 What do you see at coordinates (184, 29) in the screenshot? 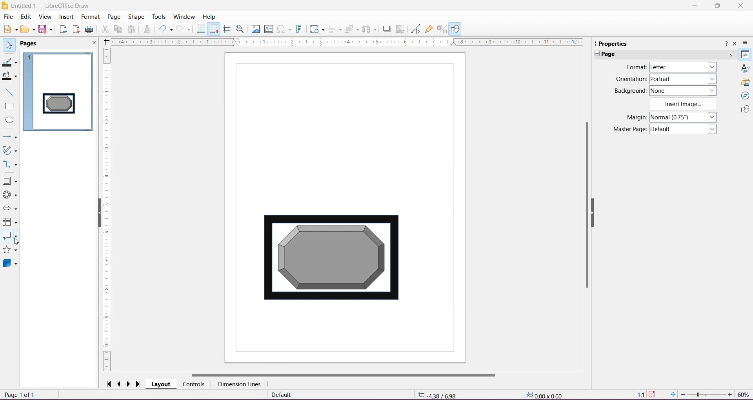
I see `Redo` at bounding box center [184, 29].